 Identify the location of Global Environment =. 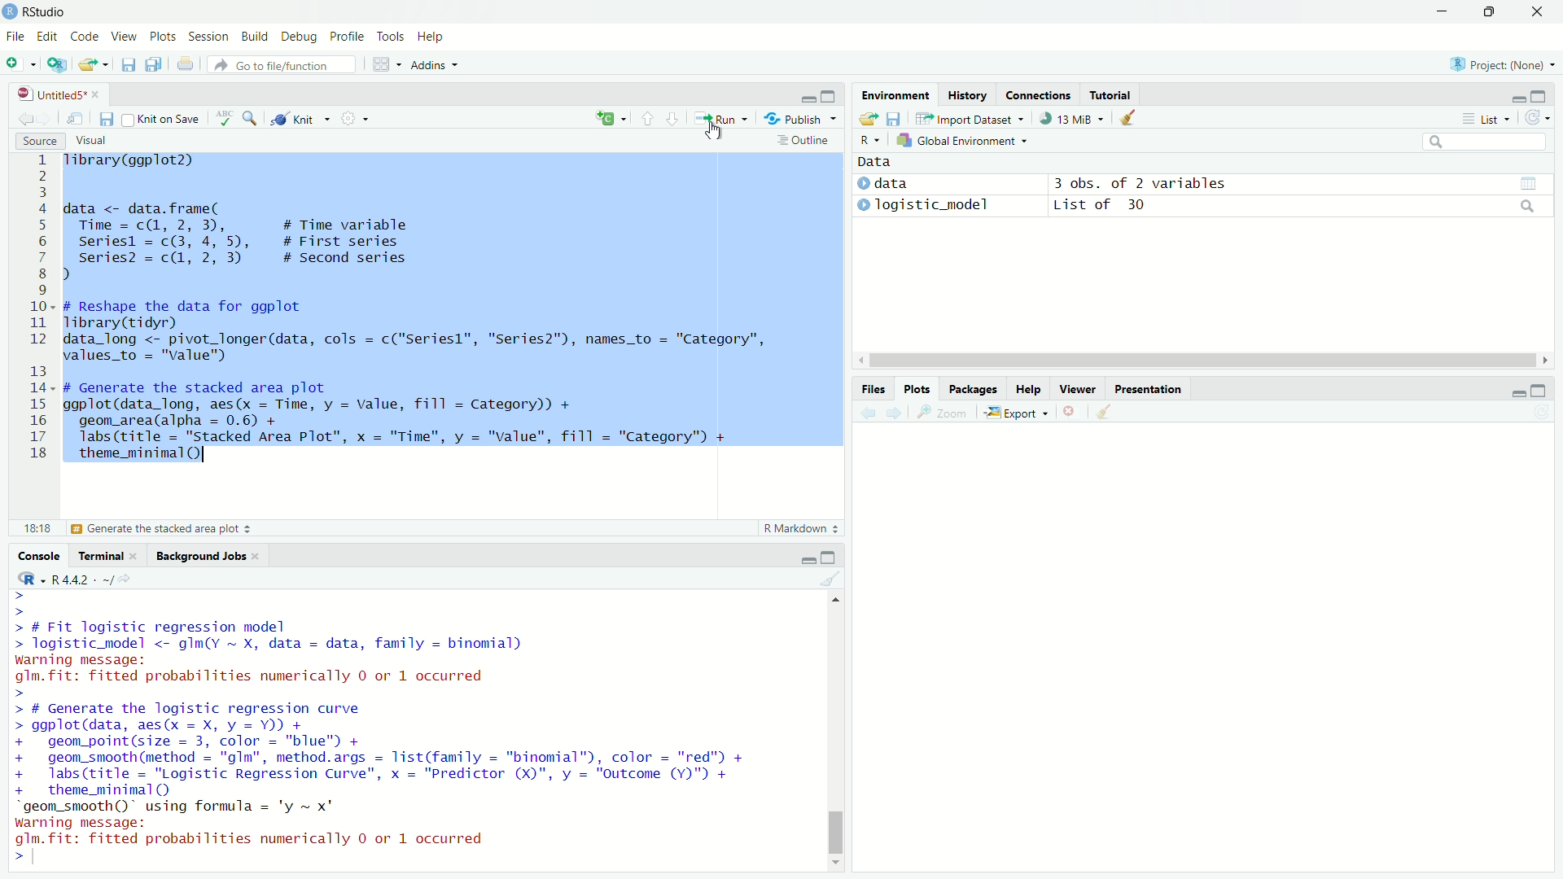
(957, 141).